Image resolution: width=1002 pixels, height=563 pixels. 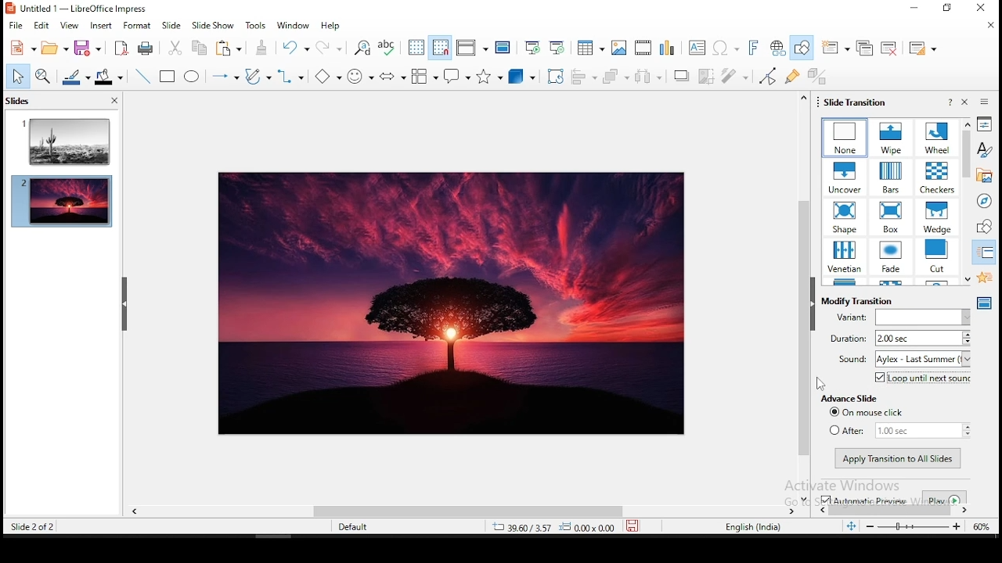 What do you see at coordinates (984, 303) in the screenshot?
I see `master slides` at bounding box center [984, 303].